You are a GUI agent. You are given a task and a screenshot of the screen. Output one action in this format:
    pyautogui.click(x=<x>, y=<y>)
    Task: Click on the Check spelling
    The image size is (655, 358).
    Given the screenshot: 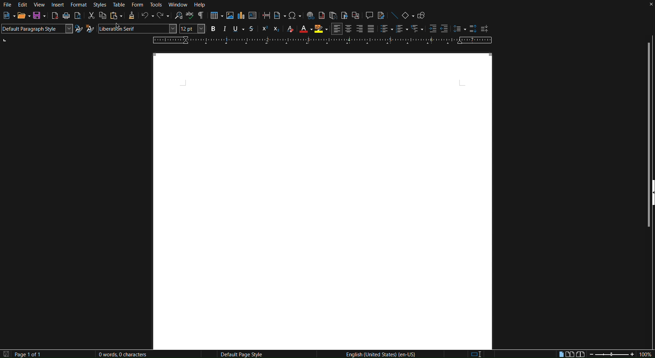 What is the action you would take?
    pyautogui.click(x=191, y=17)
    